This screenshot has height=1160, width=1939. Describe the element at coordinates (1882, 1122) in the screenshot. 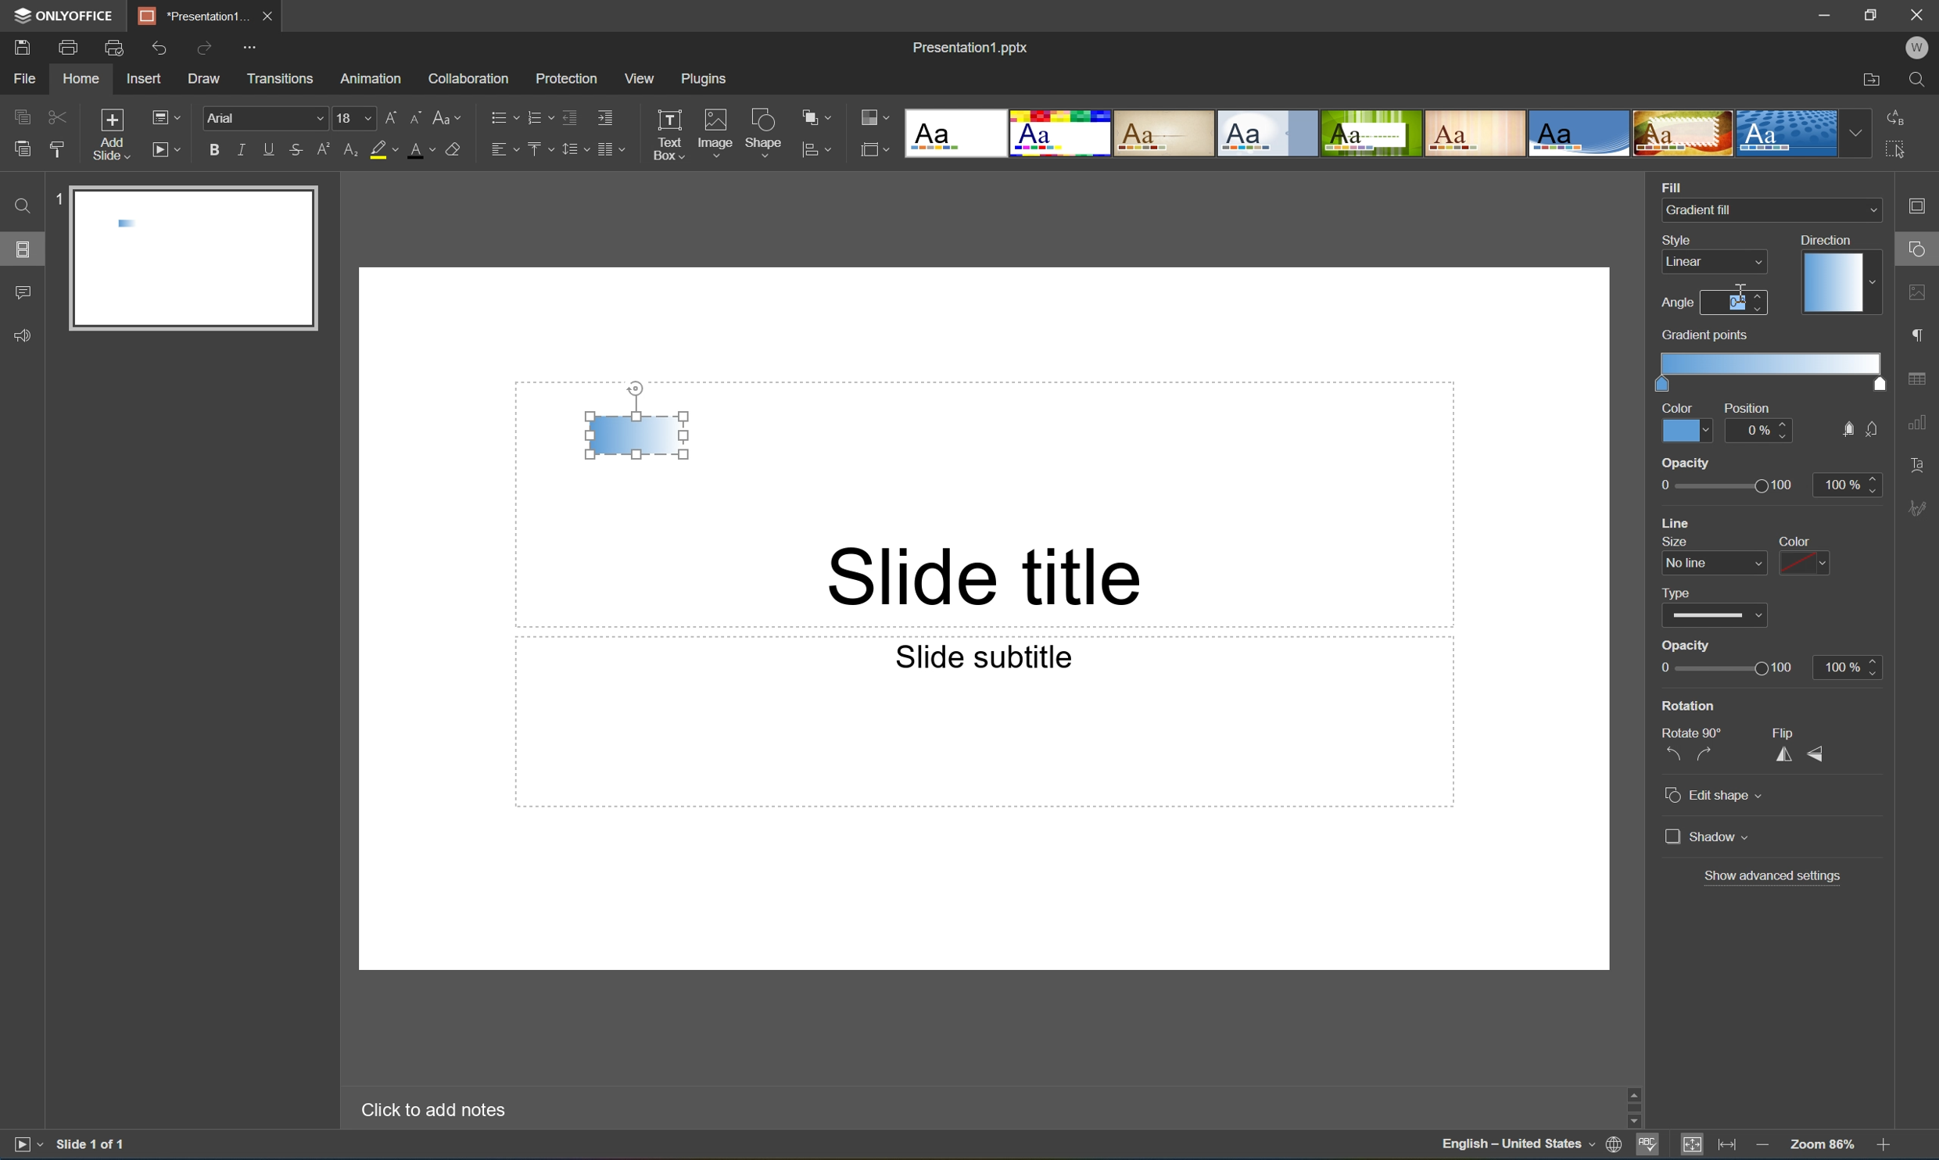

I see `Scroll Down` at that location.